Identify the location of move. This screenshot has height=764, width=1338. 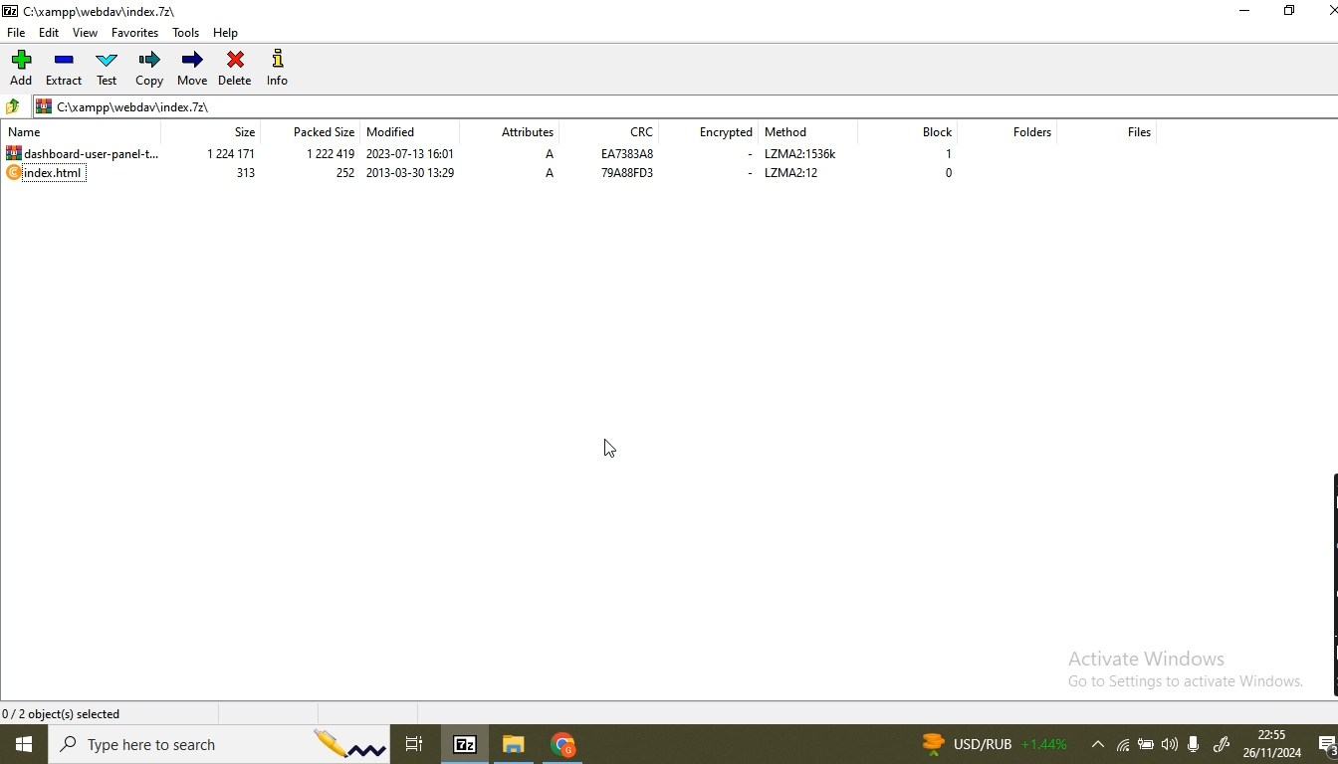
(193, 68).